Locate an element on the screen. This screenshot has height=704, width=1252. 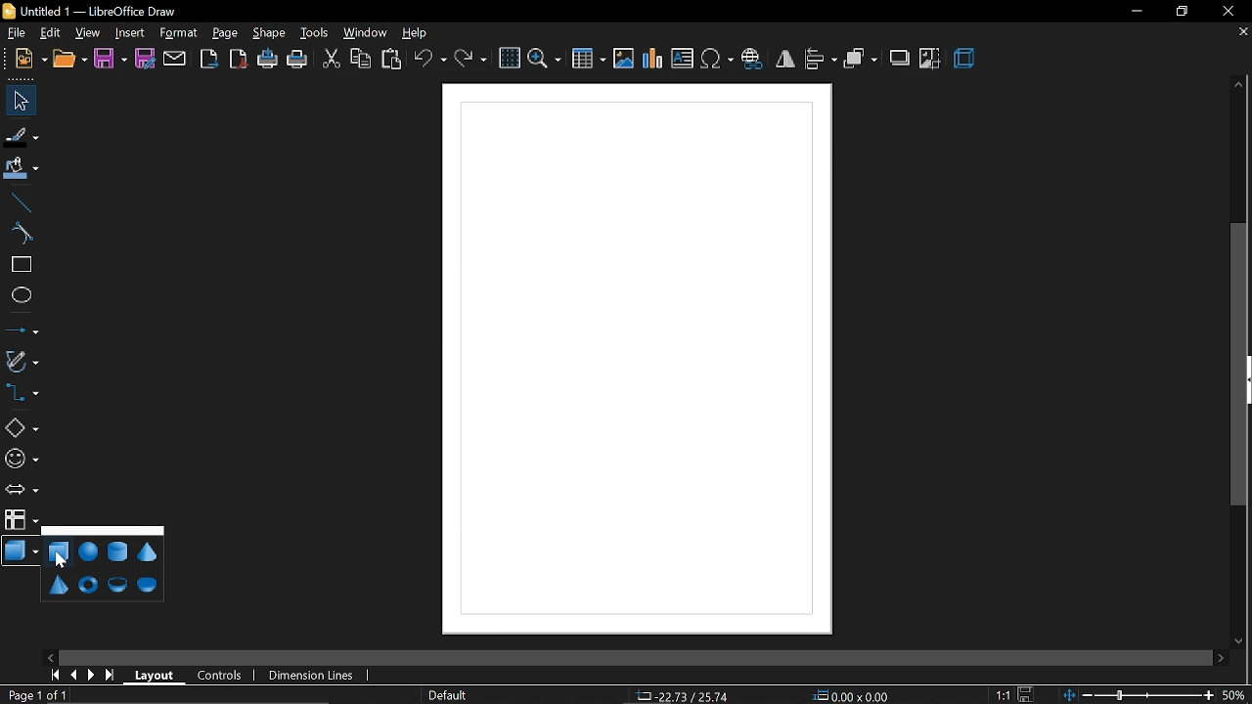
layout is located at coordinates (156, 675).